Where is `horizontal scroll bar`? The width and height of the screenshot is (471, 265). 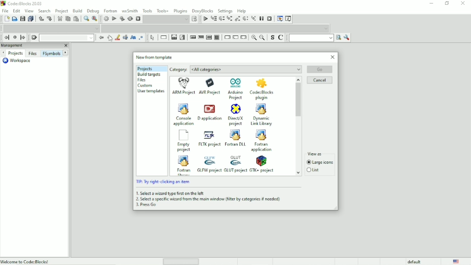
horizontal scroll bar is located at coordinates (183, 261).